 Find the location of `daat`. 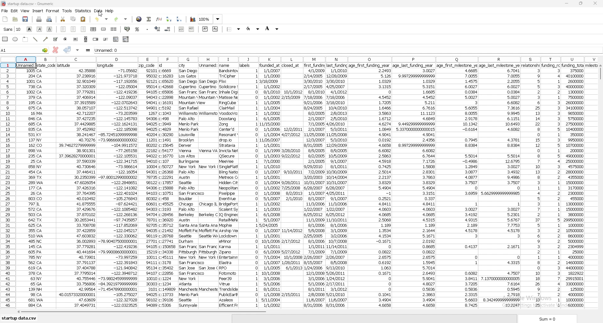

daat is located at coordinates (578, 185).